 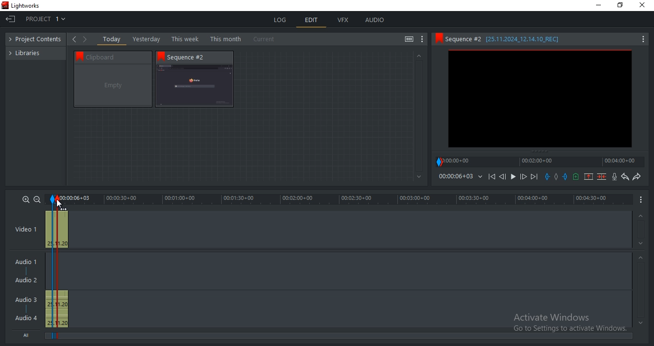 I want to click on Show options to the left, so click(x=74, y=39).